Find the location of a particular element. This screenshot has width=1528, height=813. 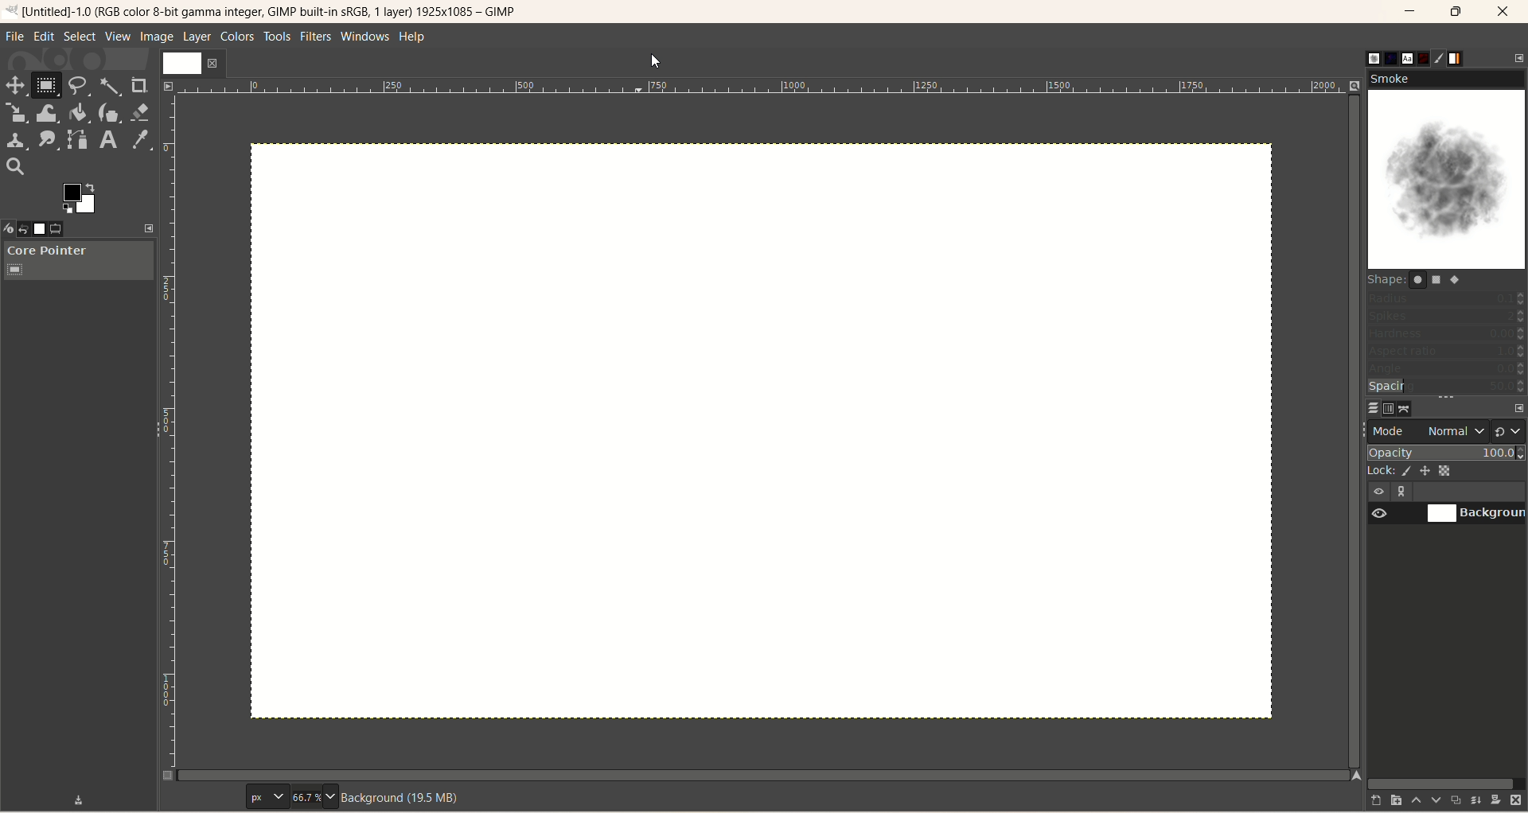

channel is located at coordinates (1385, 408).